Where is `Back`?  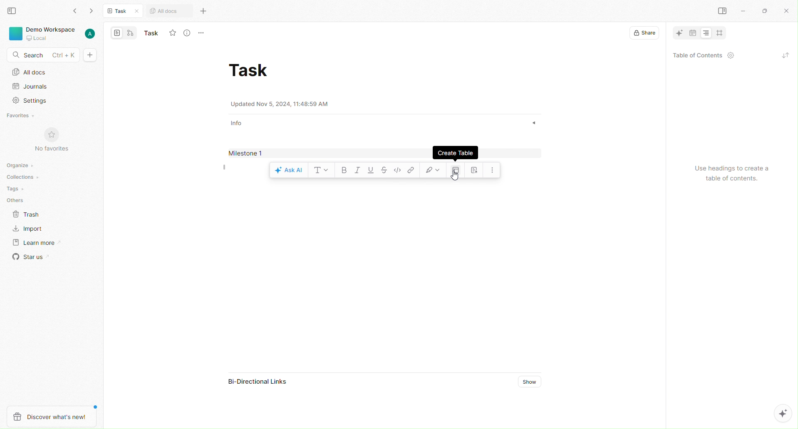 Back is located at coordinates (76, 10).